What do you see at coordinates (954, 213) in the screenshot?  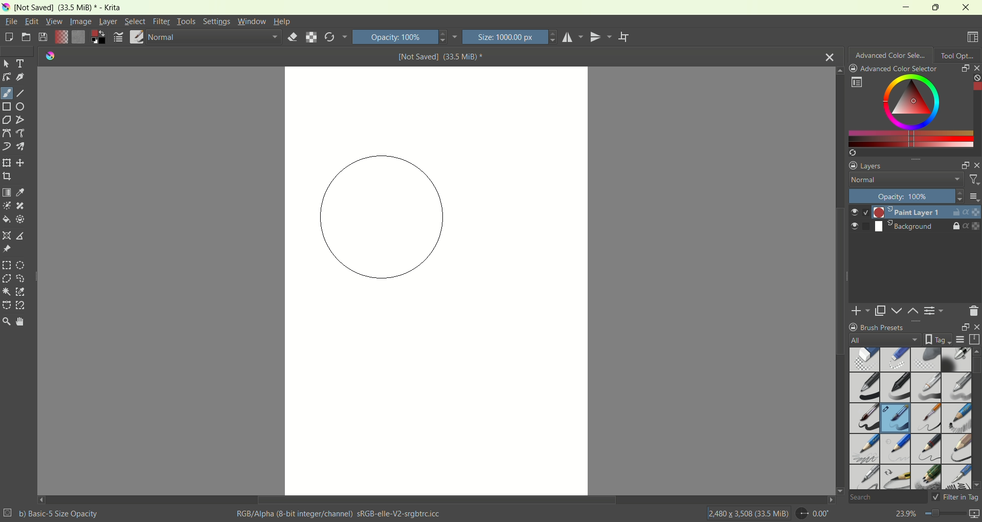 I see `unlock` at bounding box center [954, 213].